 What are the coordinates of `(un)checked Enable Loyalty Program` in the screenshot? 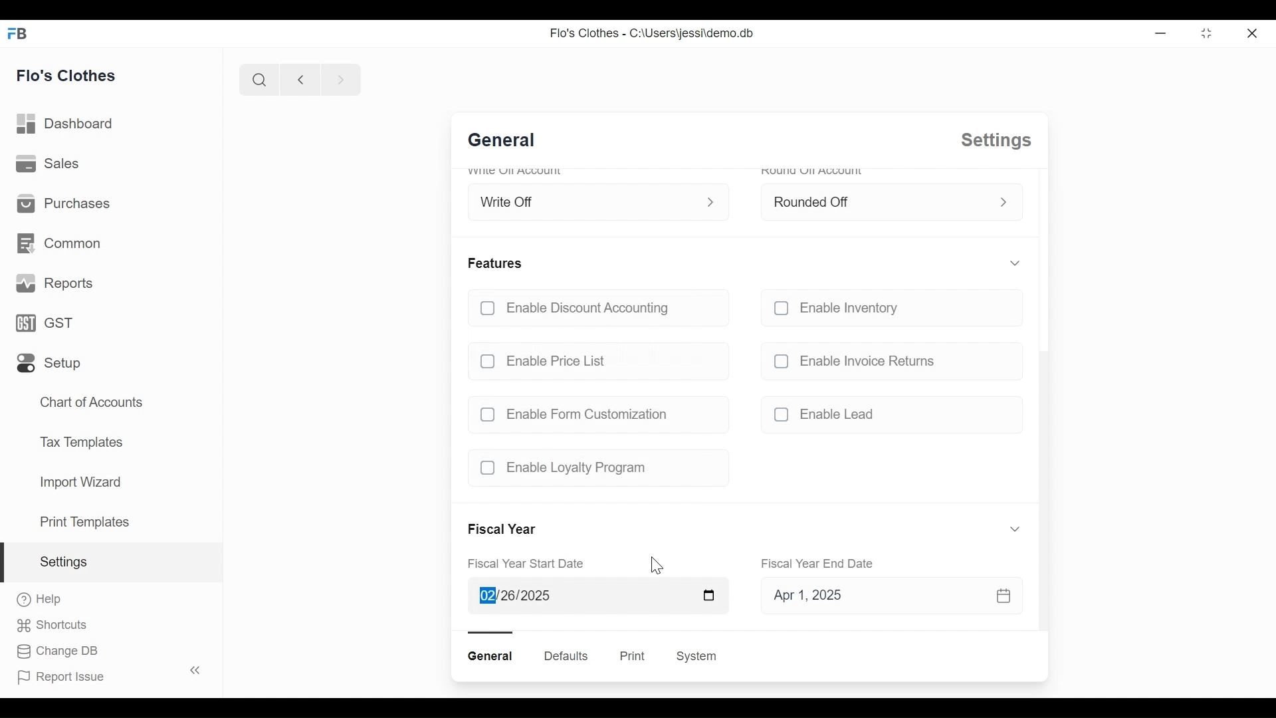 It's located at (593, 468).